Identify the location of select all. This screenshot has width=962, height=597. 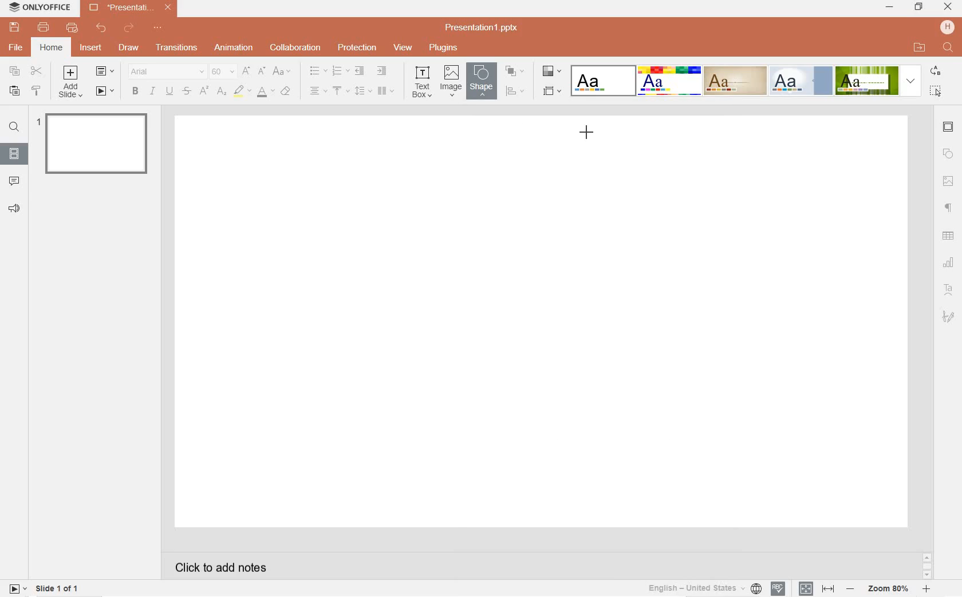
(937, 91).